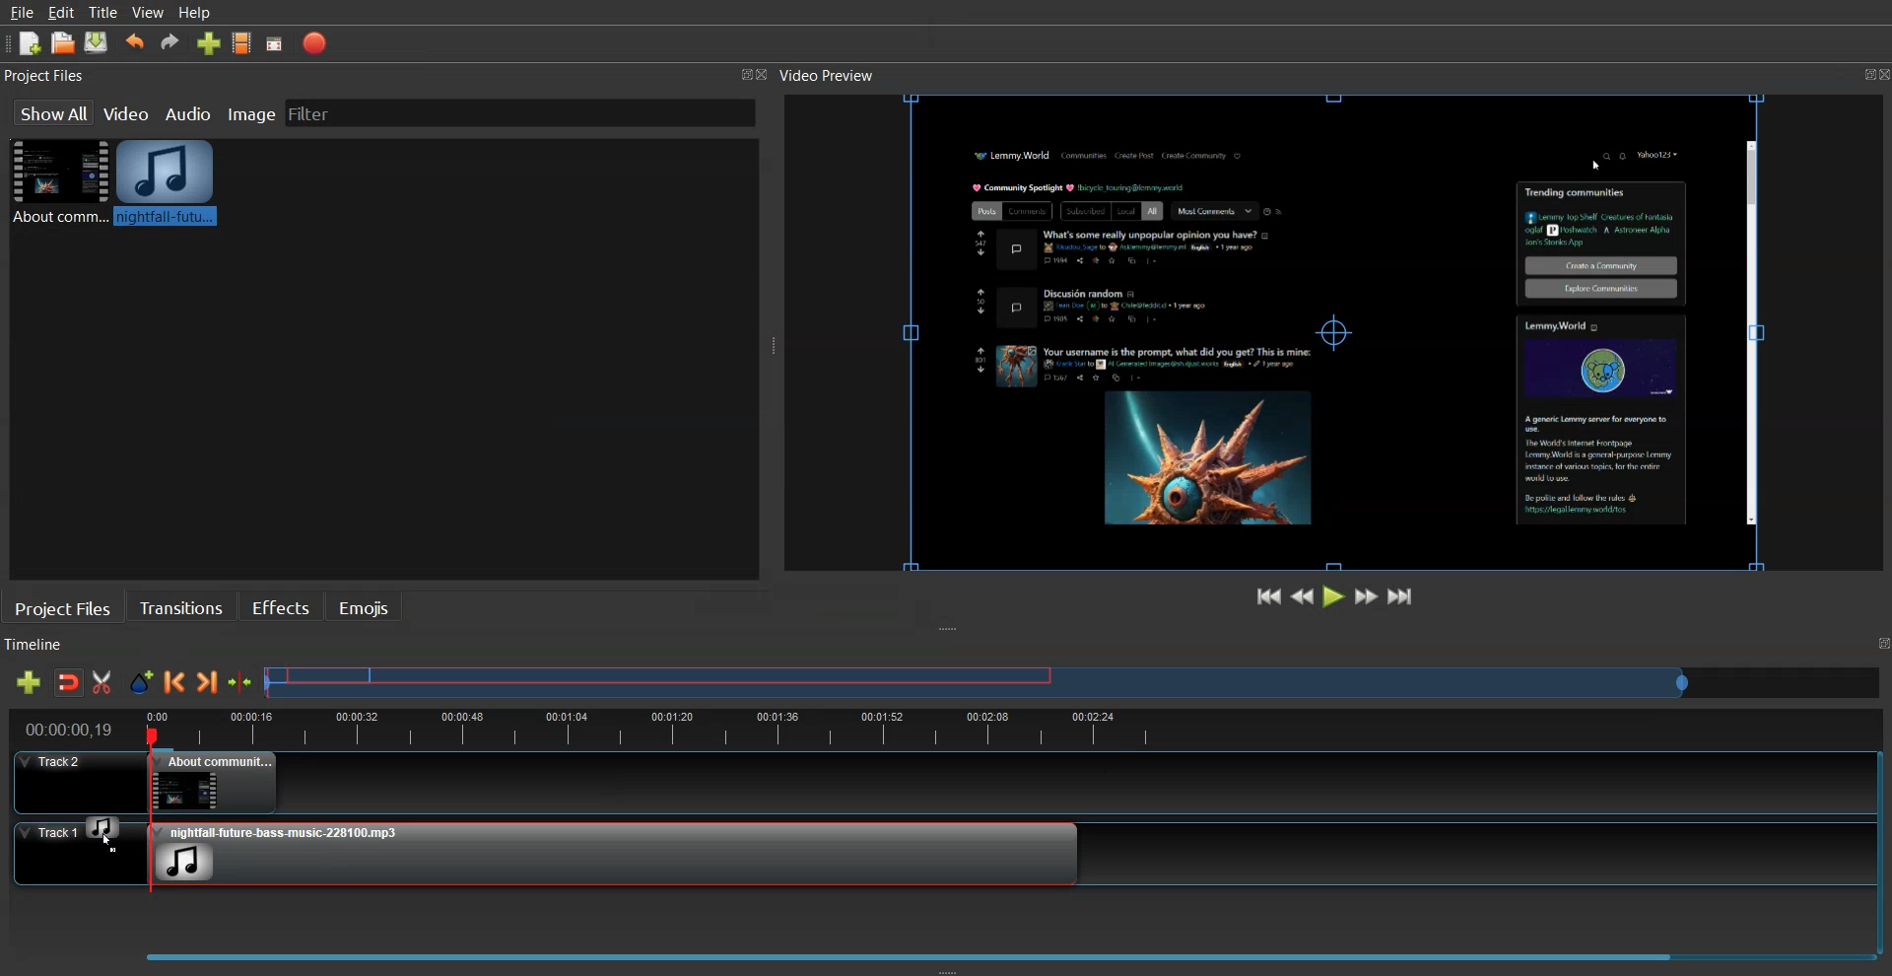 The image size is (1892, 976). I want to click on Disable snaping, so click(69, 682).